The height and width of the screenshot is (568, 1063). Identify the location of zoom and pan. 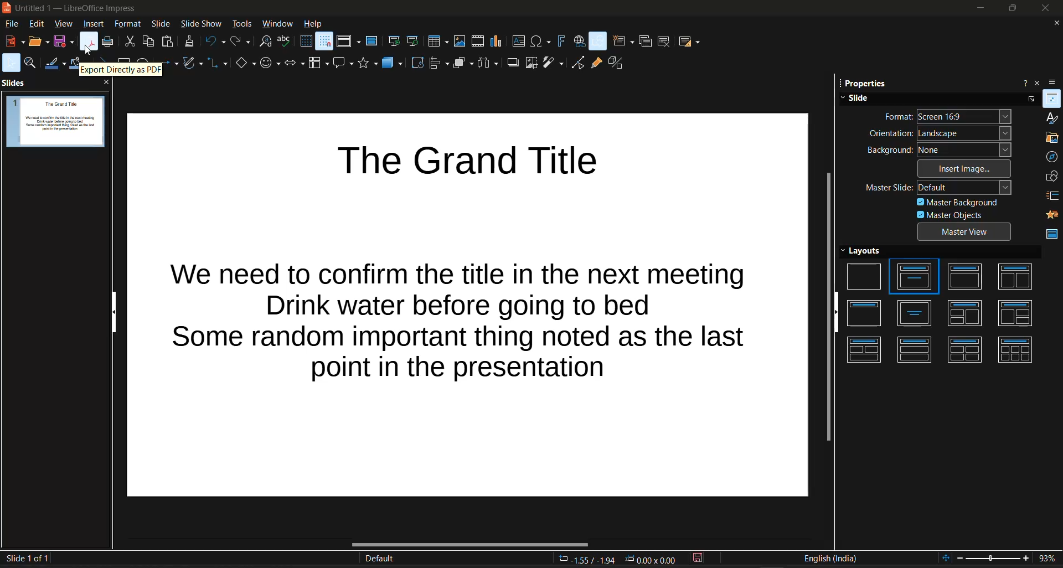
(32, 63).